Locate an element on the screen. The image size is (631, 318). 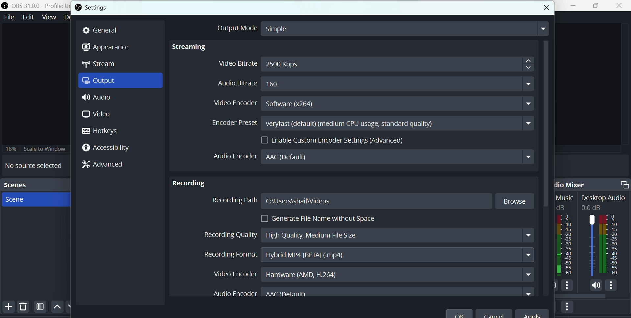
Audio Encoder is located at coordinates (370, 292).